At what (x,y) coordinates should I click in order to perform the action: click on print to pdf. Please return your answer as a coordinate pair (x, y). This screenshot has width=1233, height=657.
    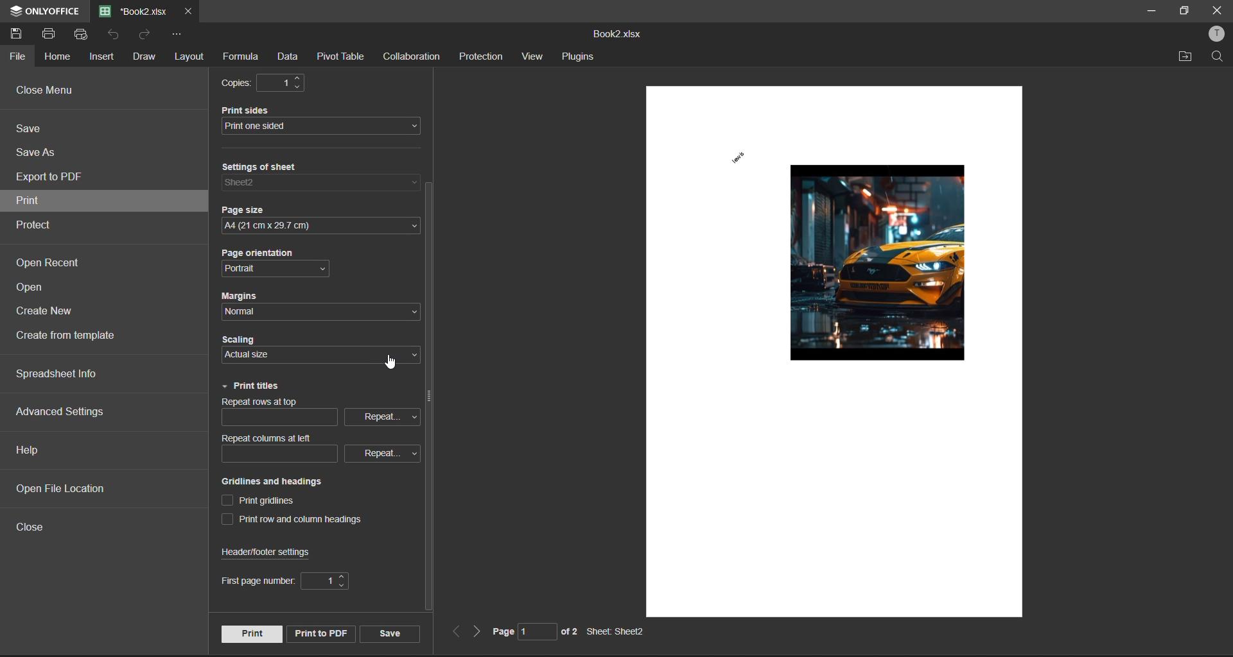
    Looking at the image, I should click on (319, 631).